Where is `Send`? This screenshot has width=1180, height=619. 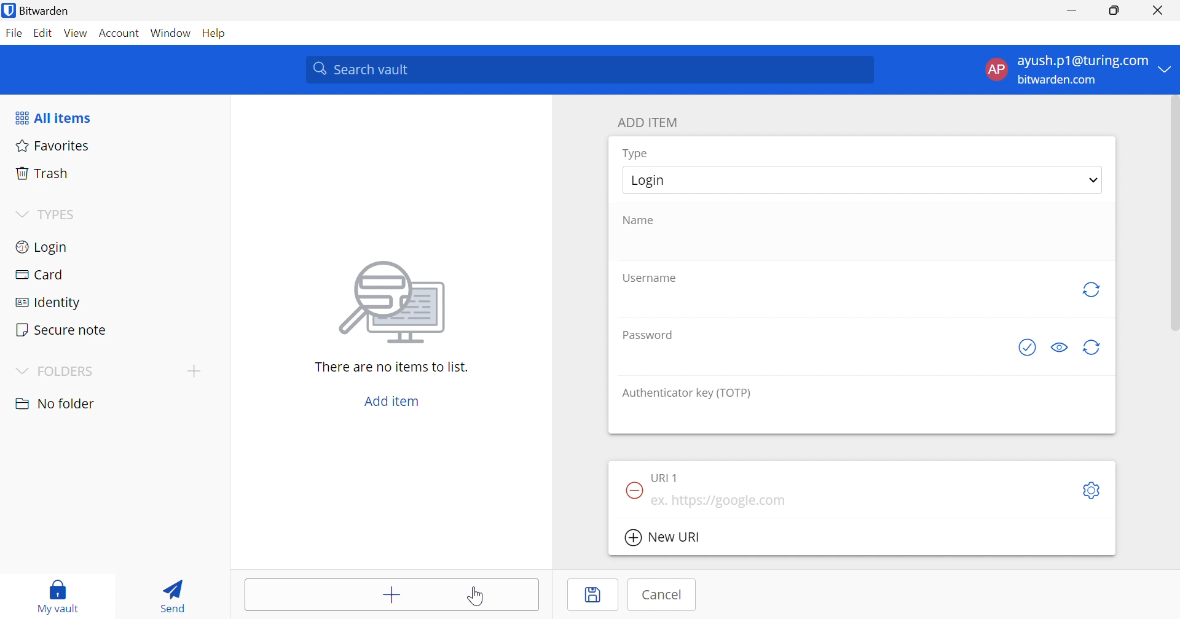
Send is located at coordinates (172, 594).